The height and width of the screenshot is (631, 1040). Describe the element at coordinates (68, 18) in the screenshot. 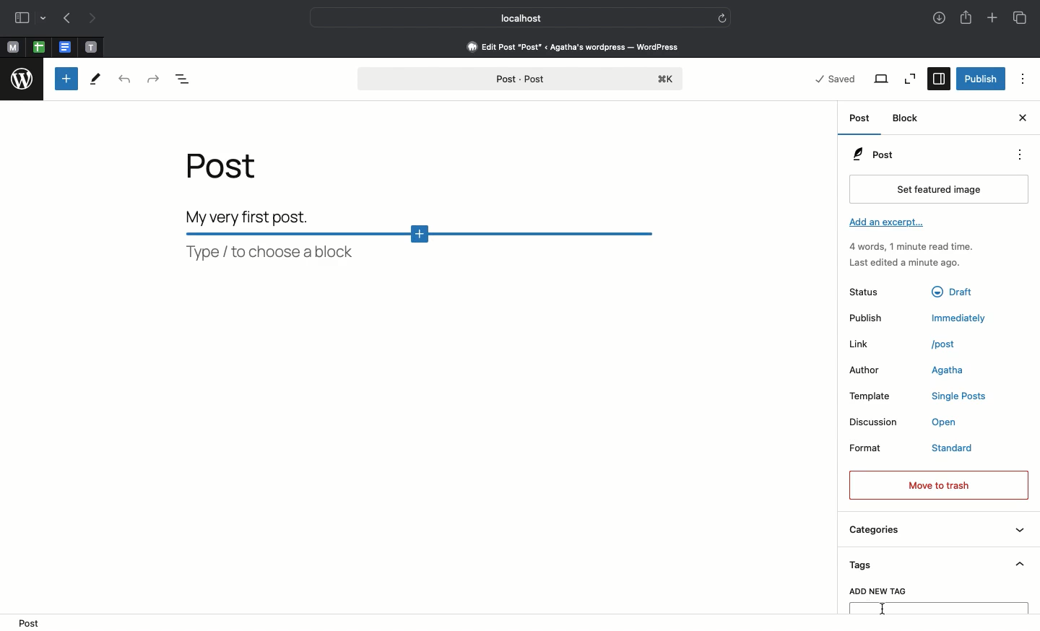

I see `Previous page` at that location.